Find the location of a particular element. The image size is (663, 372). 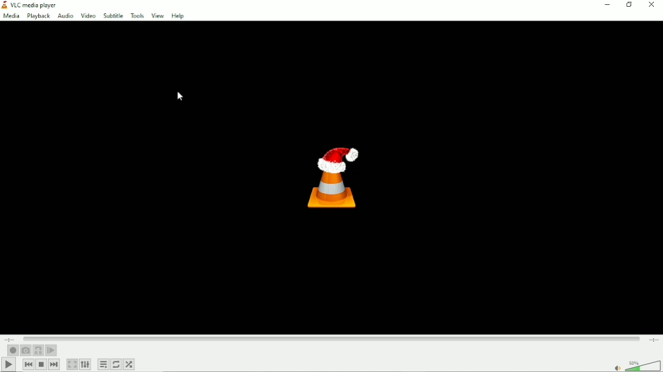

Media is located at coordinates (12, 16).